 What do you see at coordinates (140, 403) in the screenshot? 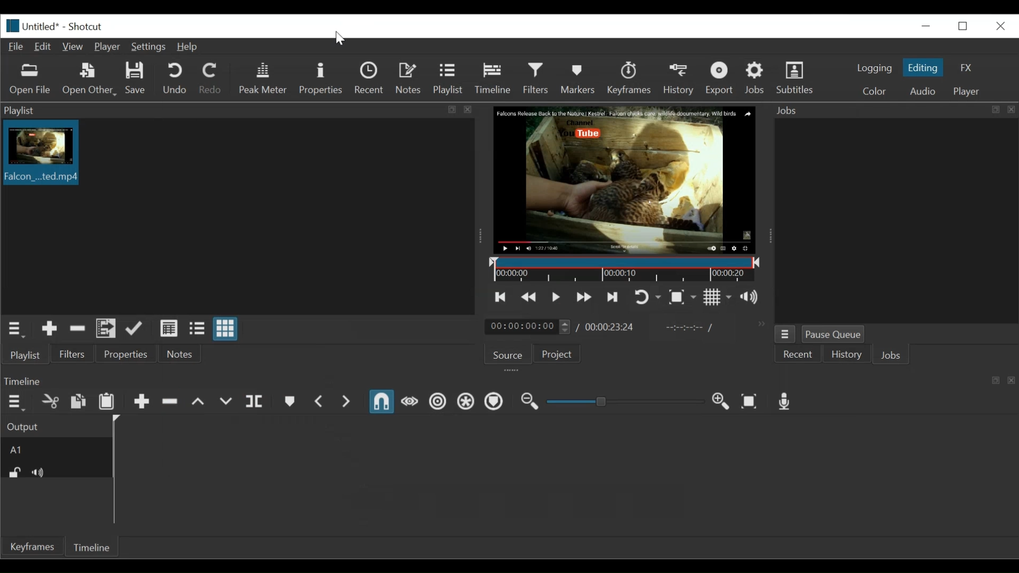
I see `Append` at bounding box center [140, 403].